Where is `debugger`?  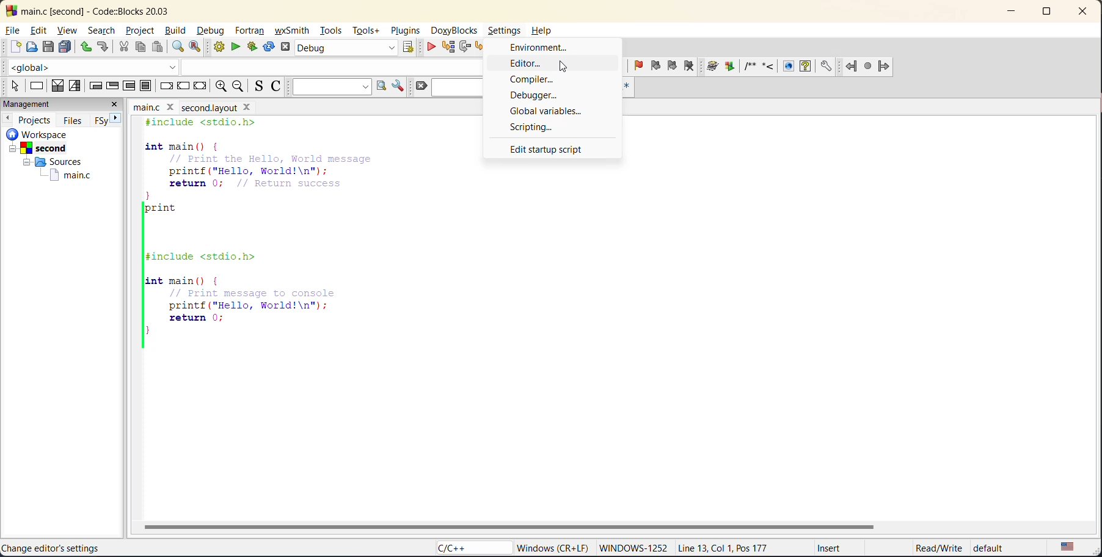
debugger is located at coordinates (540, 94).